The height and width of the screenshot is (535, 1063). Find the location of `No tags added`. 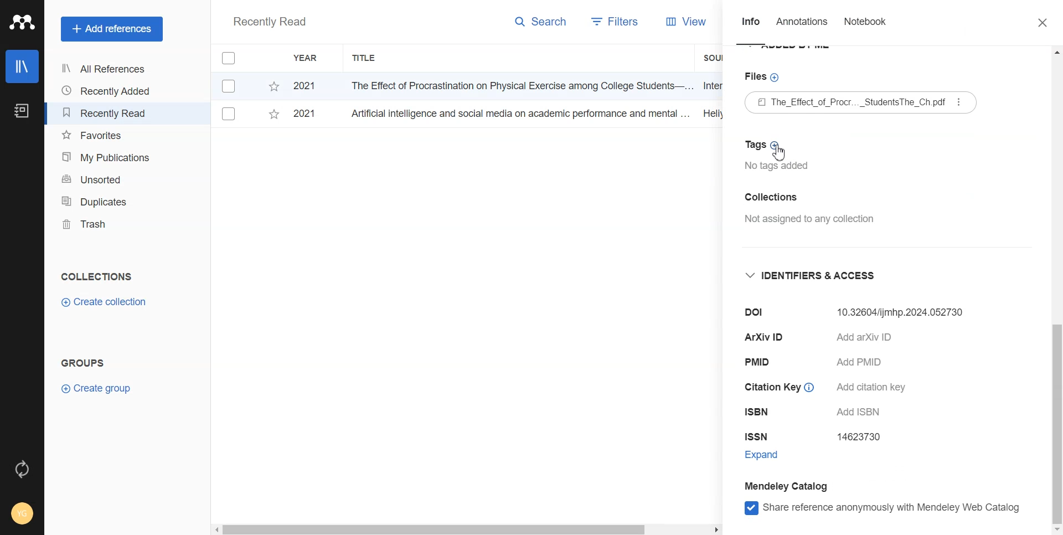

No tags added is located at coordinates (779, 166).